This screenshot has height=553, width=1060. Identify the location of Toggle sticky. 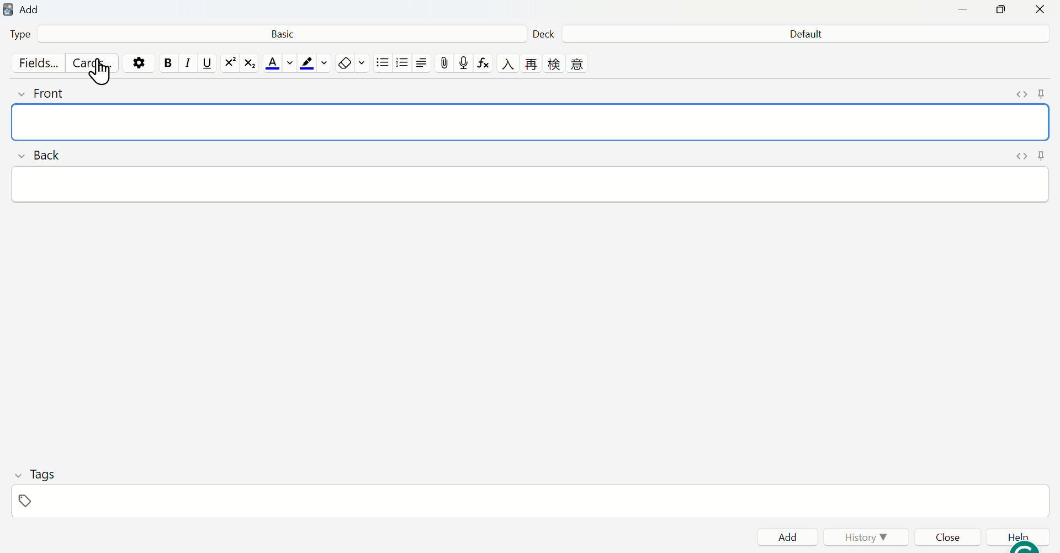
(1044, 93).